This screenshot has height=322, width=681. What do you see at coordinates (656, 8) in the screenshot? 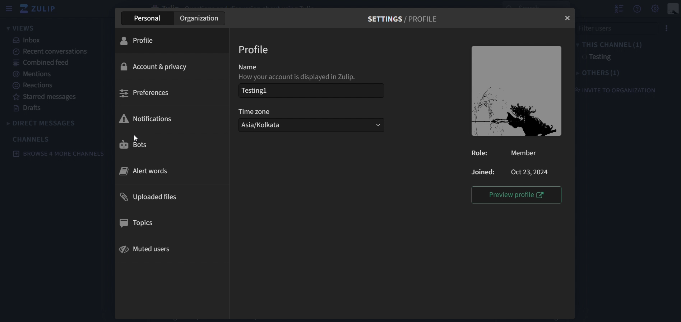
I see `settings` at bounding box center [656, 8].